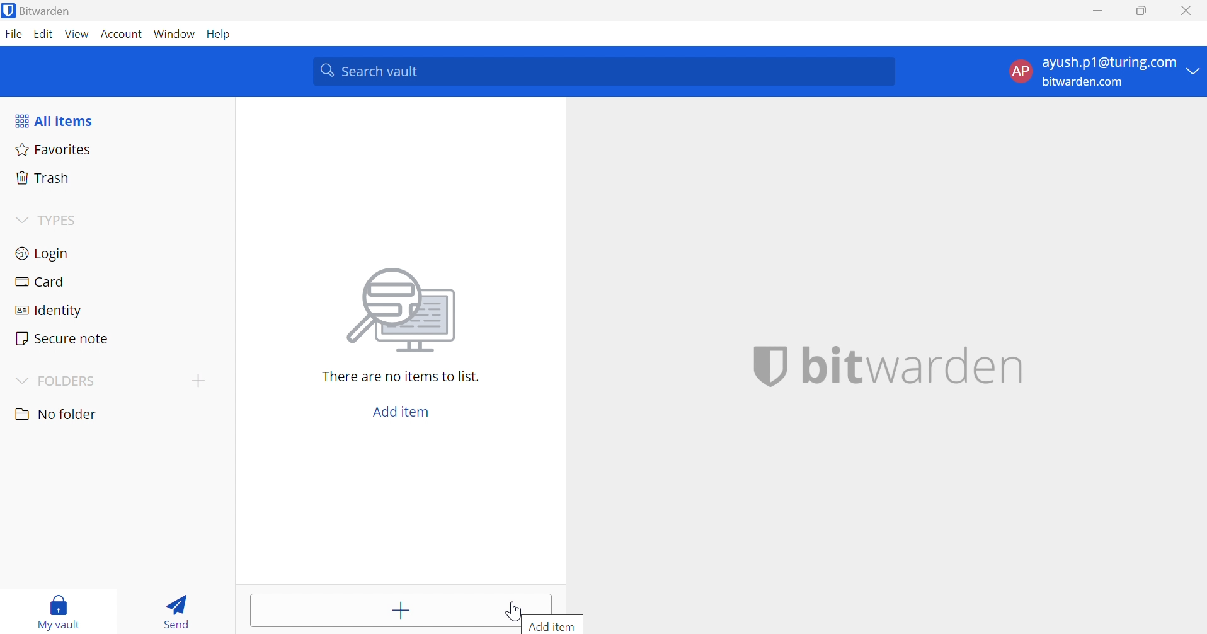  I want to click on All items, so click(57, 122).